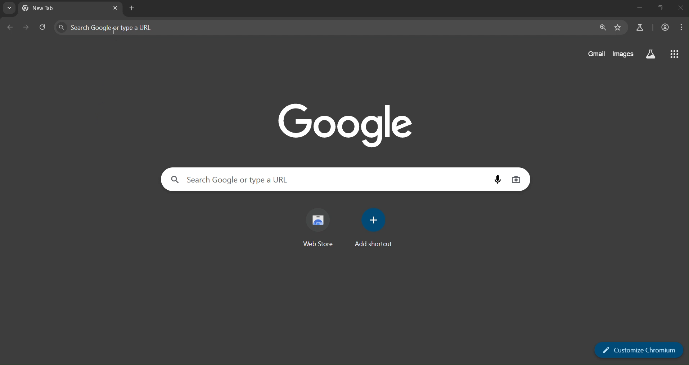  Describe the element at coordinates (27, 28) in the screenshot. I see `go forward one page` at that location.